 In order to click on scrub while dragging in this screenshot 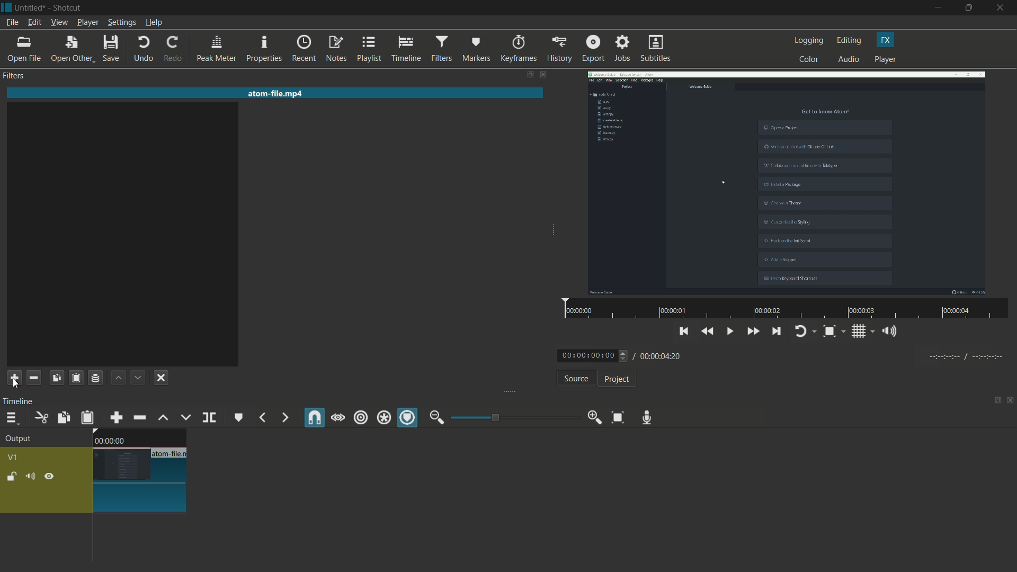, I will do `click(337, 417)`.